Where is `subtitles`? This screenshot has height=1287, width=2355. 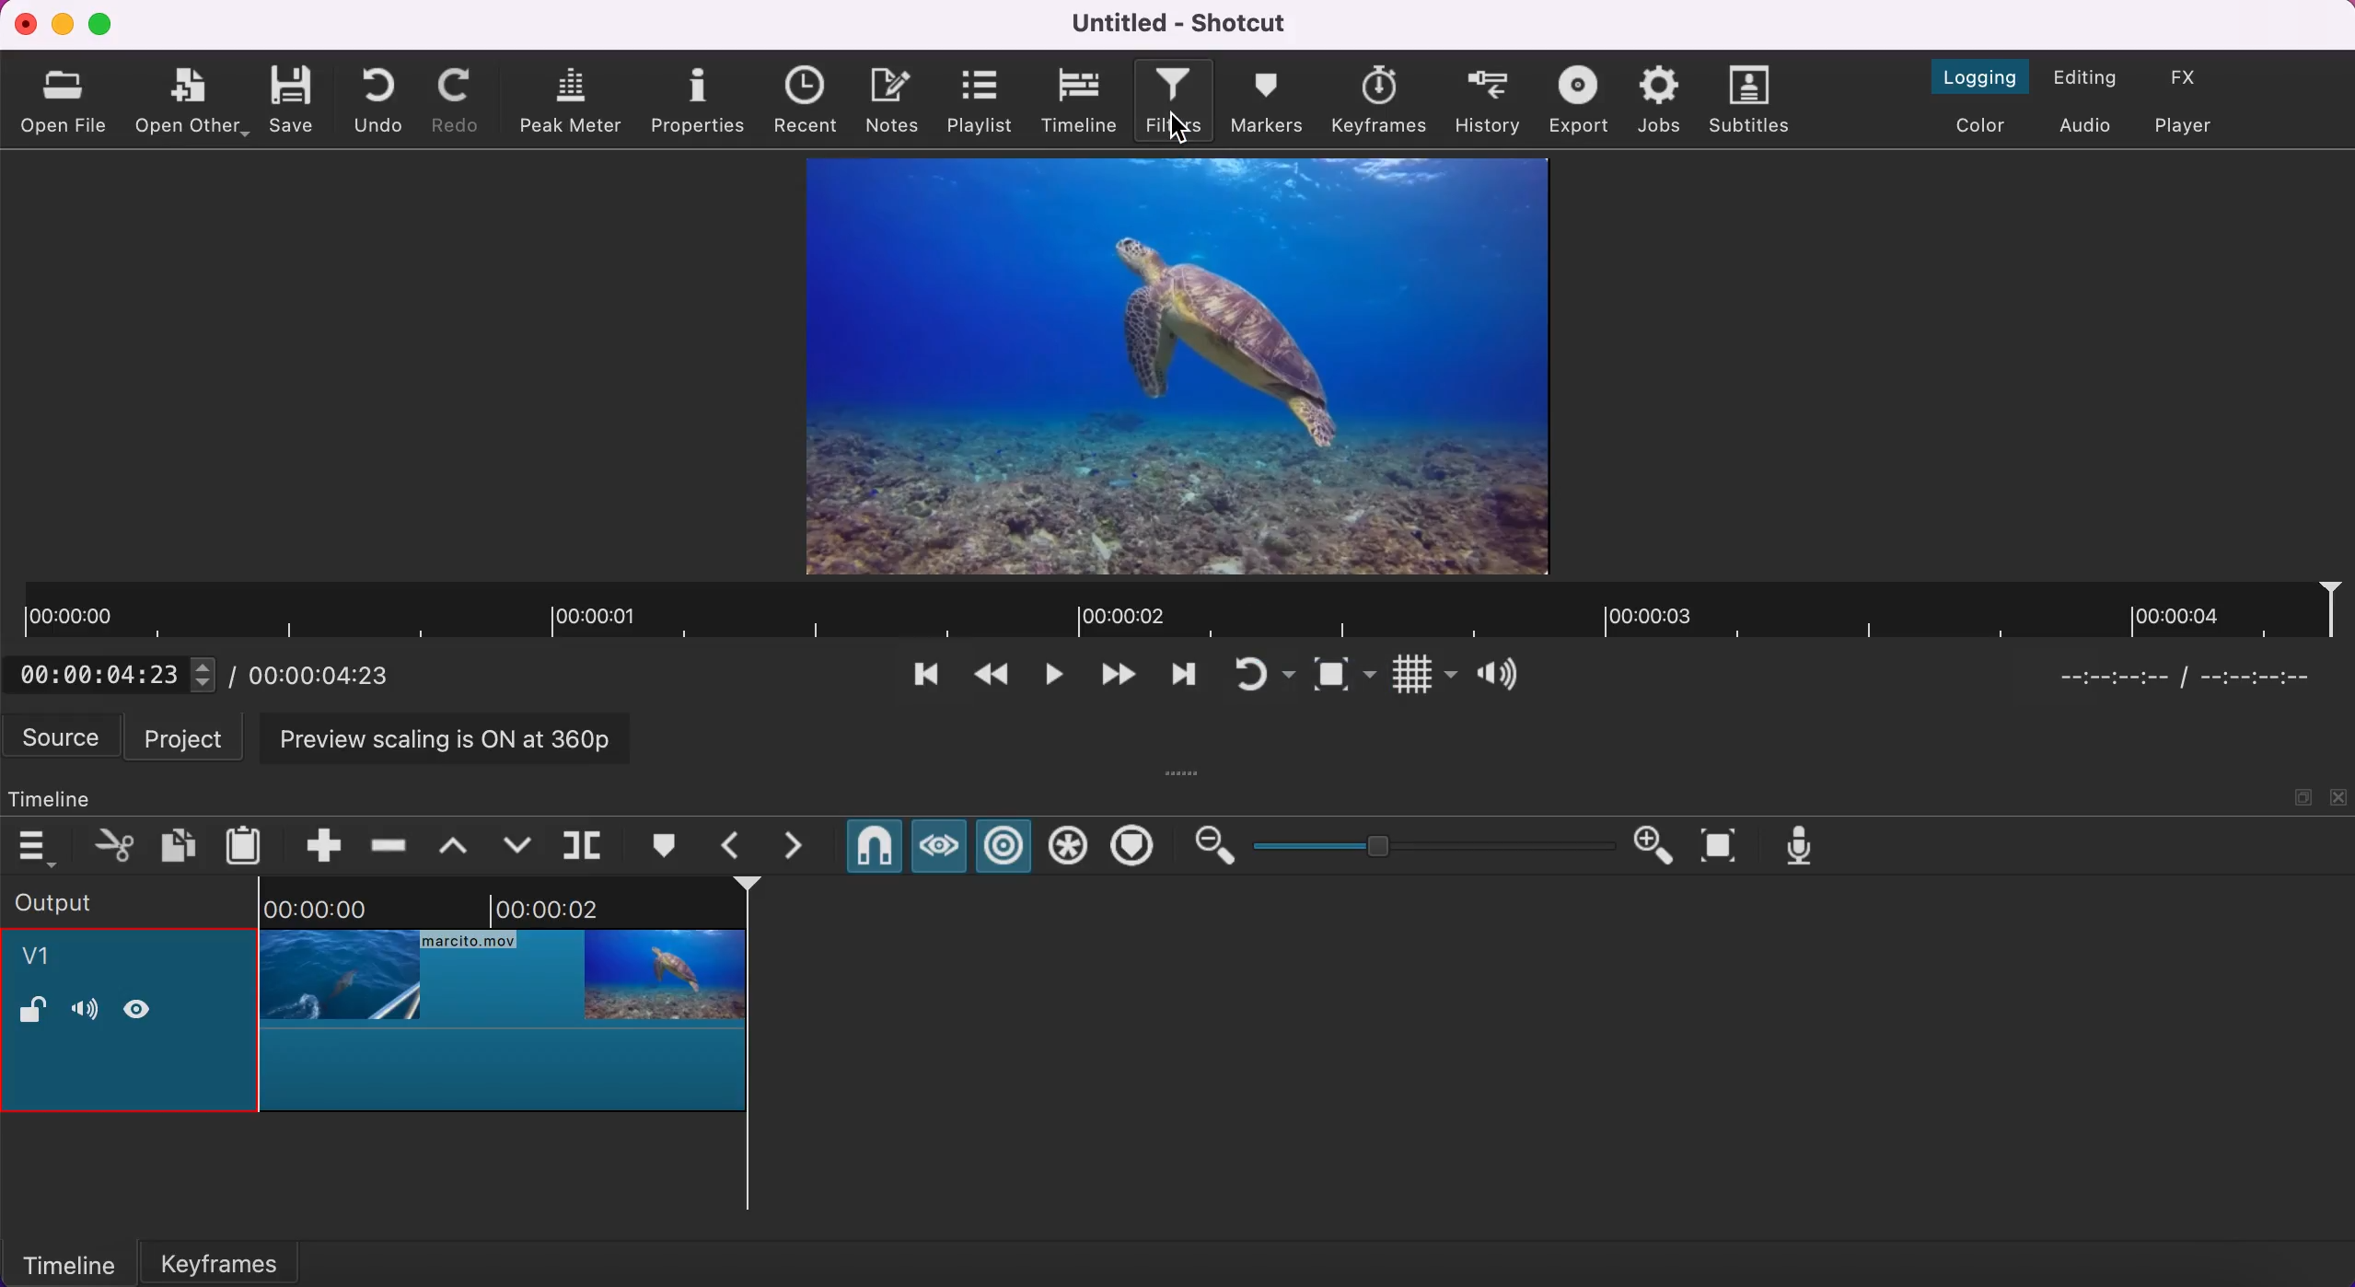
subtitles is located at coordinates (1752, 100).